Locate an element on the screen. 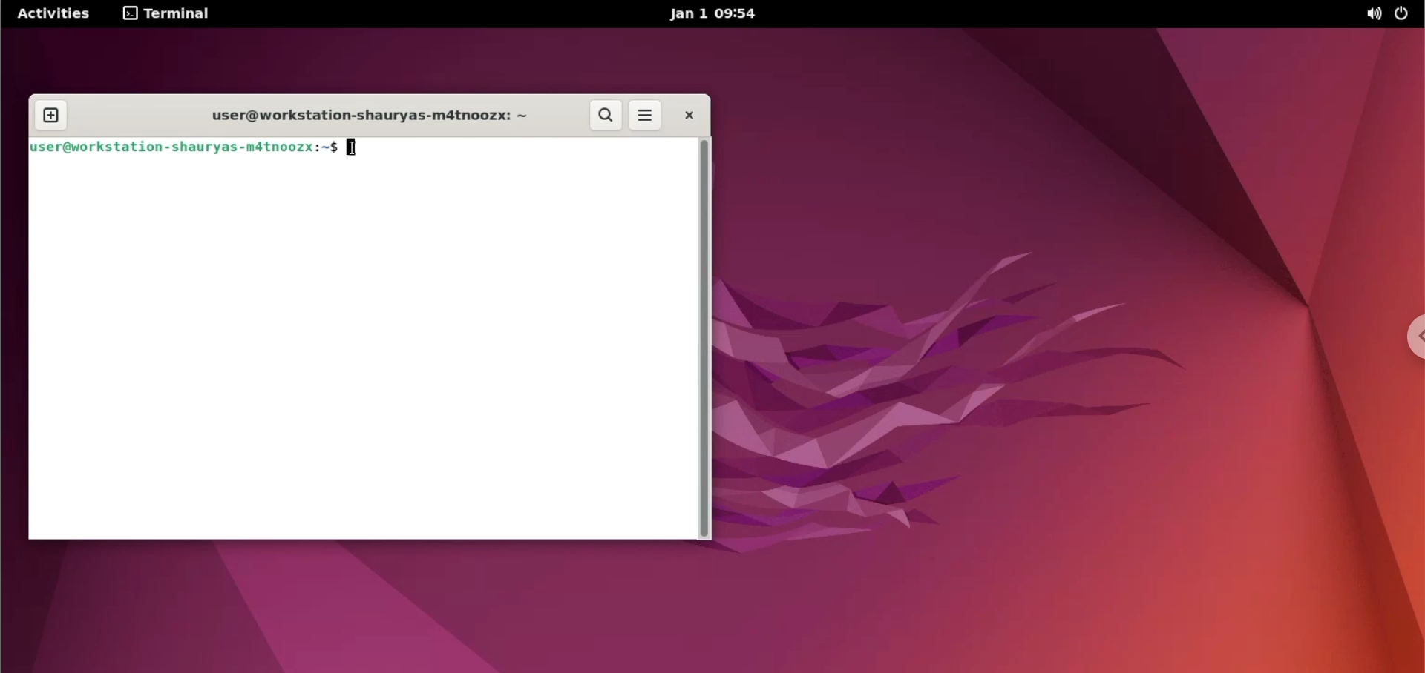  user@workstation- shauryas-m4tnoozx:~$  is located at coordinates (186, 148).